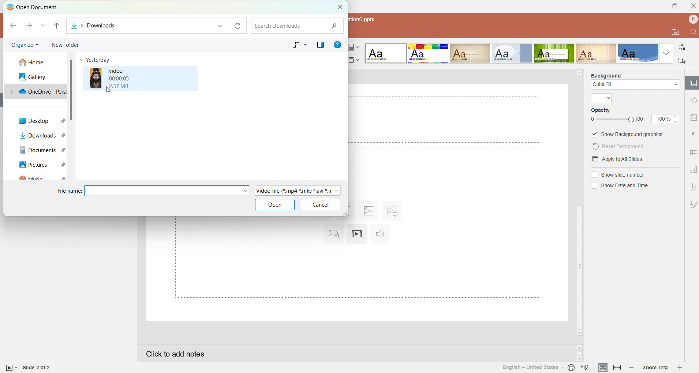 The width and height of the screenshot is (699, 373). Describe the element at coordinates (109, 90) in the screenshot. I see `Cursor` at that location.